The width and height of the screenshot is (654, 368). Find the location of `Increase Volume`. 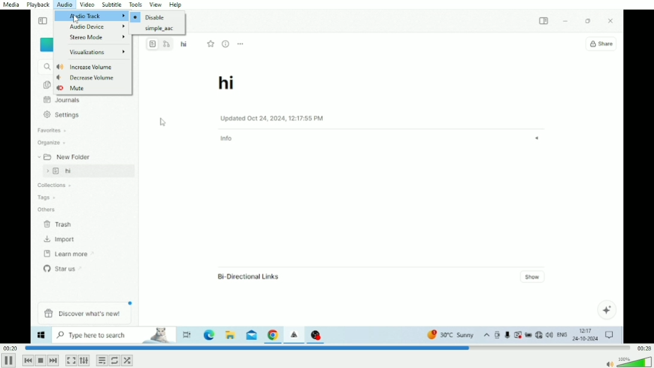

Increase Volume is located at coordinates (84, 67).